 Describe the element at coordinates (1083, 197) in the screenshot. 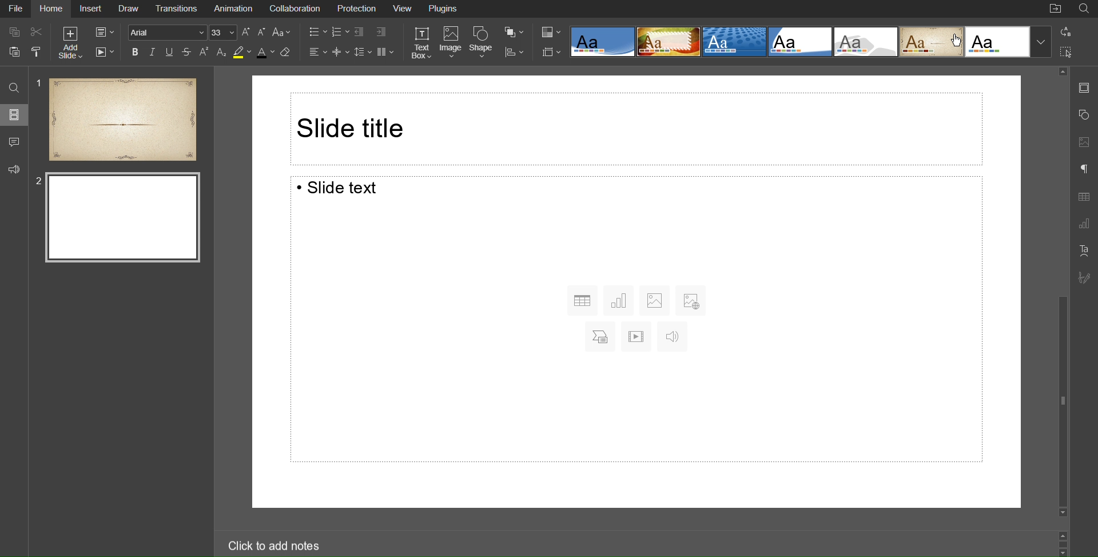

I see `Table Settings` at that location.